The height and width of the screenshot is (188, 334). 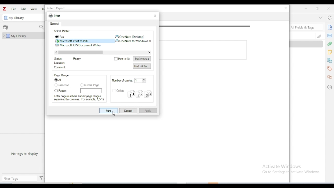 I want to click on print to file, so click(x=124, y=59).